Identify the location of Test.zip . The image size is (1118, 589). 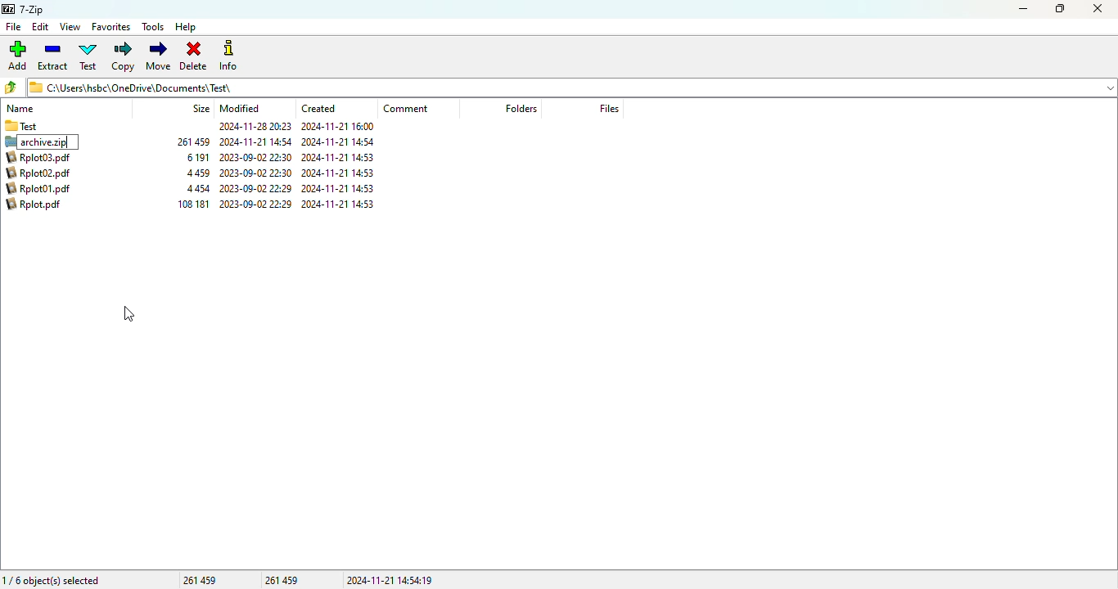
(43, 142).